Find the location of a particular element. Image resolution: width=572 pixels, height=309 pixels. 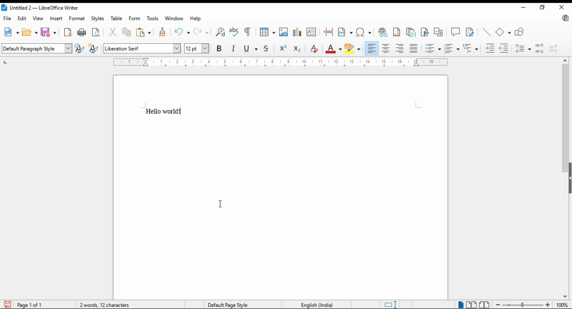

toggle print preview is located at coordinates (95, 32).